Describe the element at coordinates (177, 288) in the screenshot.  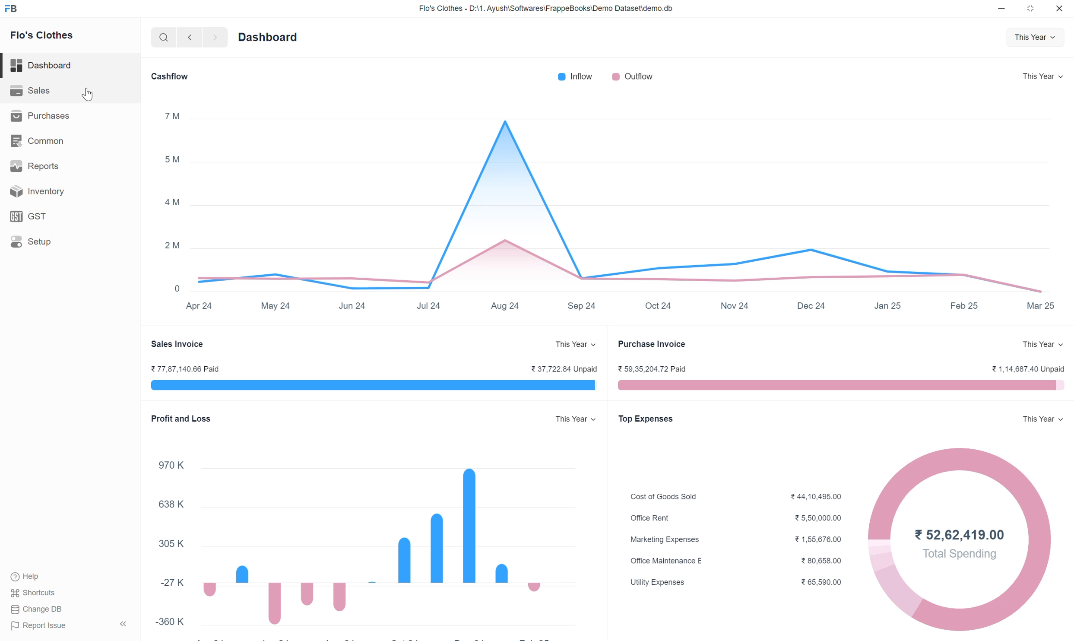
I see `0` at that location.